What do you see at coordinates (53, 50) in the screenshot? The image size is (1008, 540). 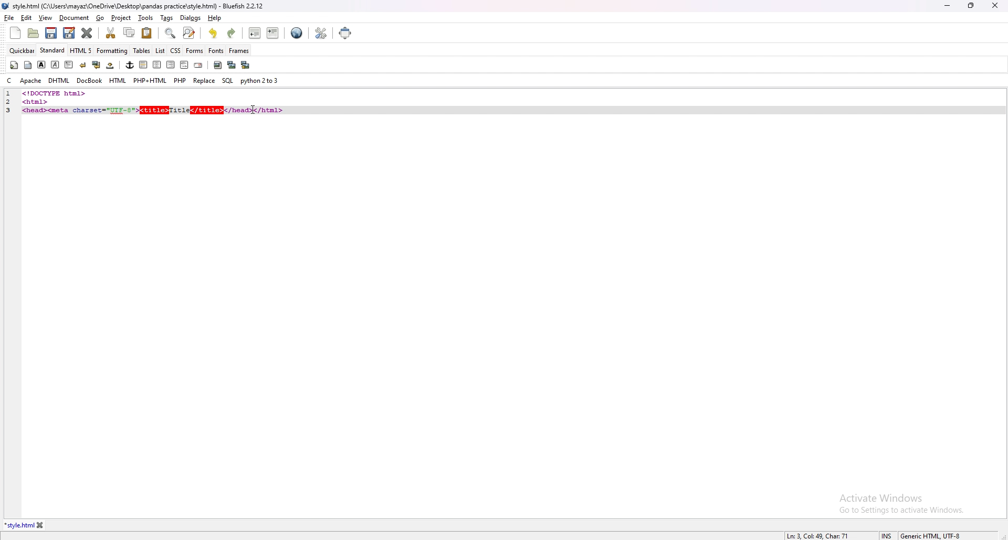 I see `standard` at bounding box center [53, 50].